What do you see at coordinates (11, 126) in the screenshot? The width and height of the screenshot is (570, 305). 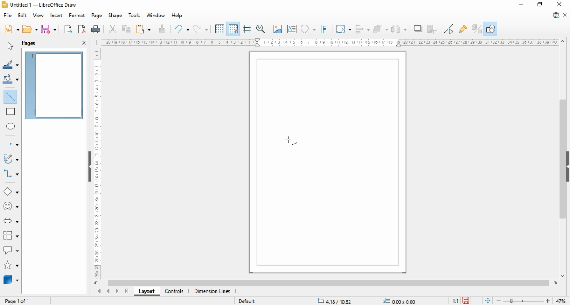 I see `ellipse` at bounding box center [11, 126].